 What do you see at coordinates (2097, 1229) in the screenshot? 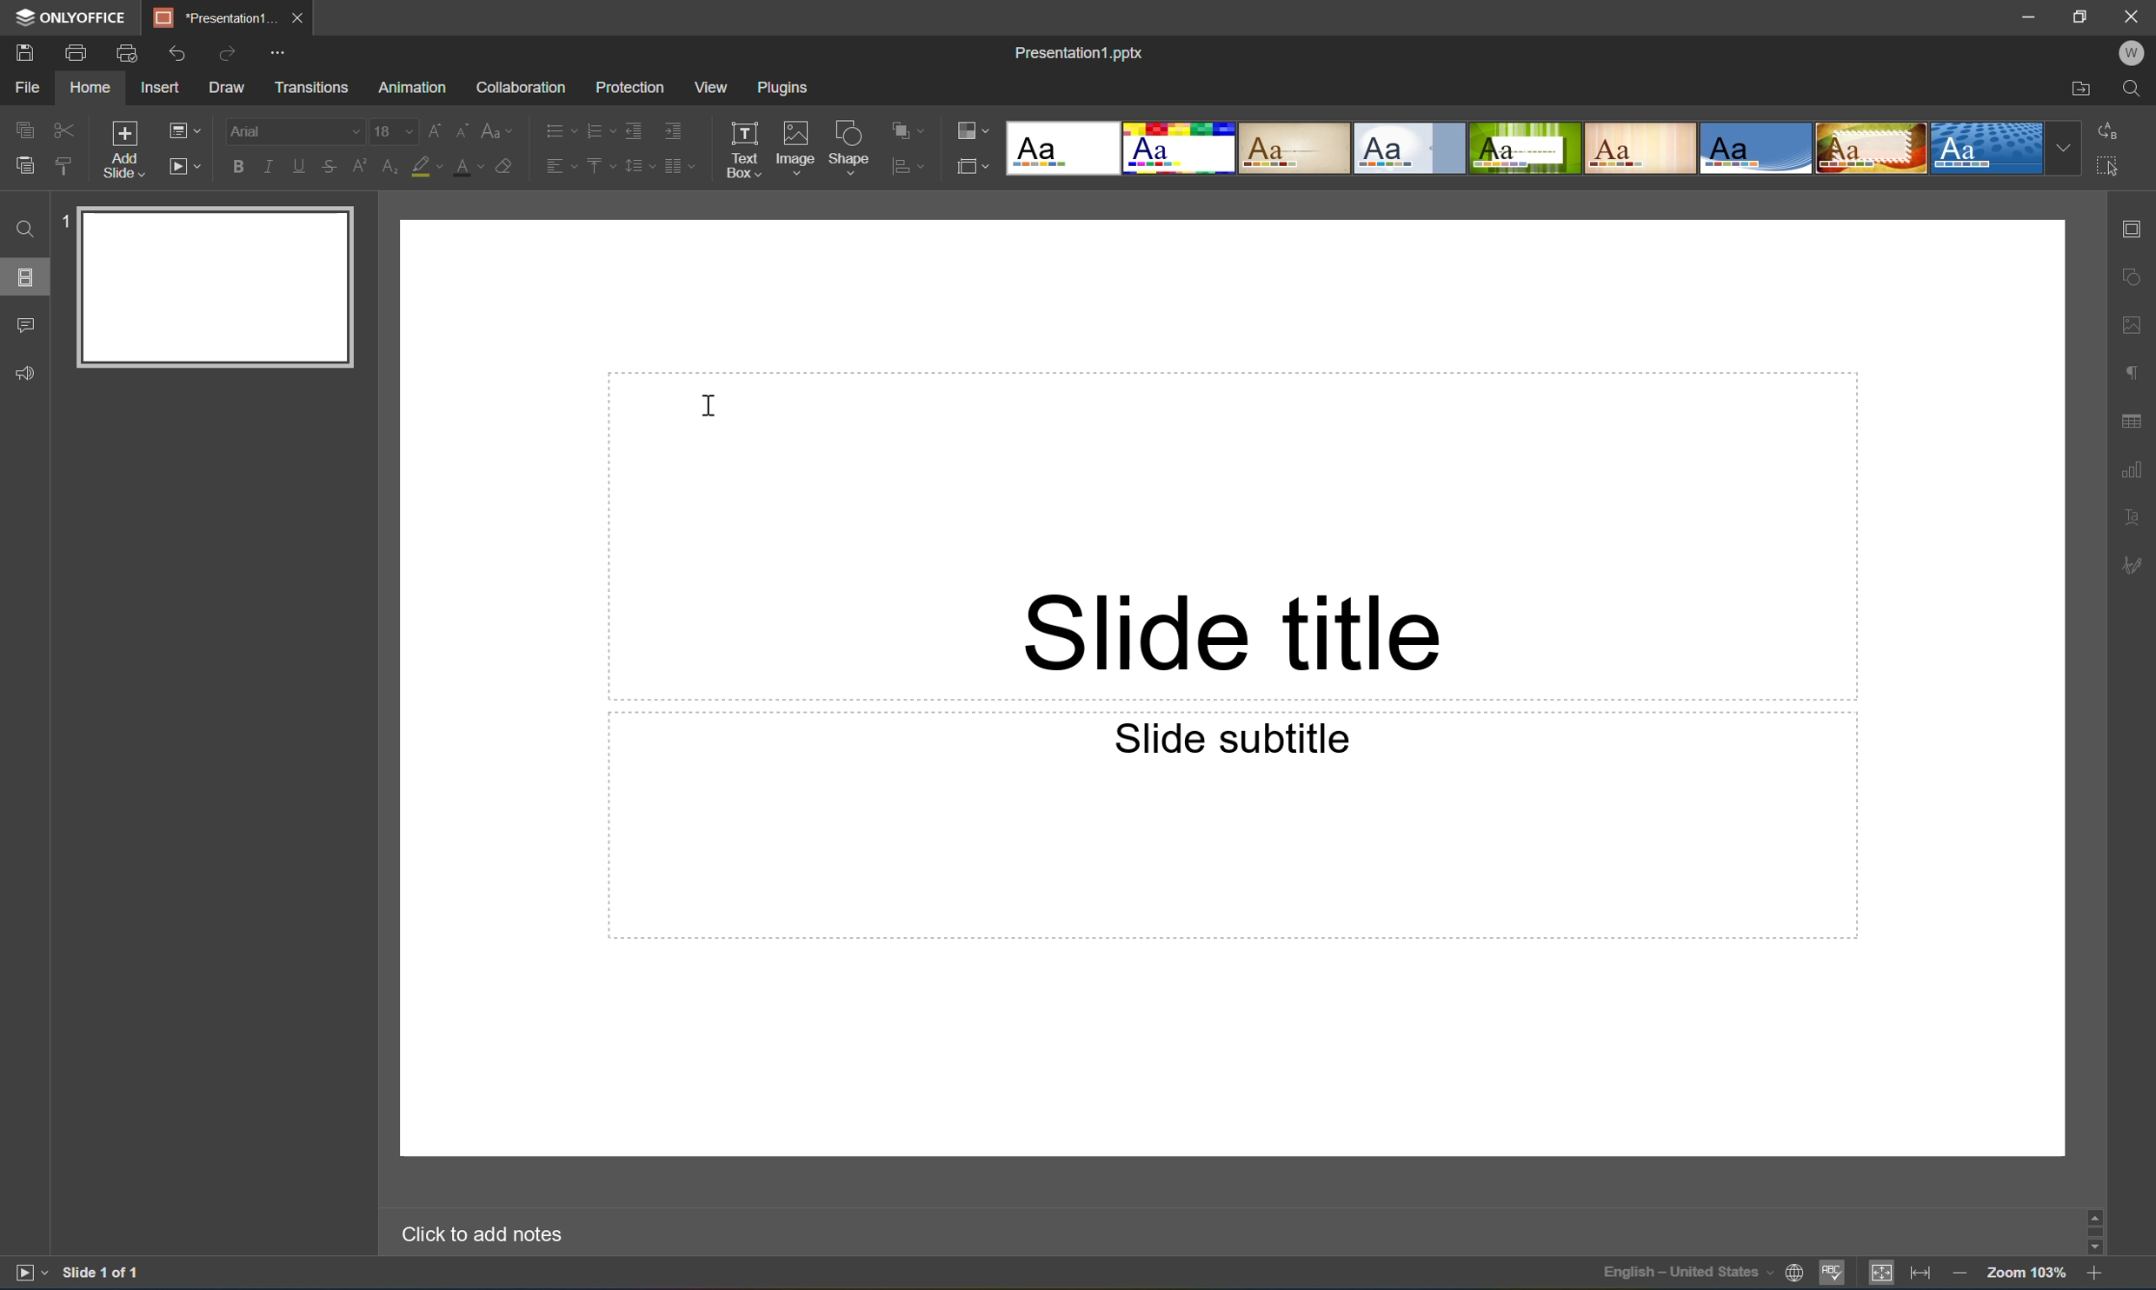
I see `Scroll bar` at bounding box center [2097, 1229].